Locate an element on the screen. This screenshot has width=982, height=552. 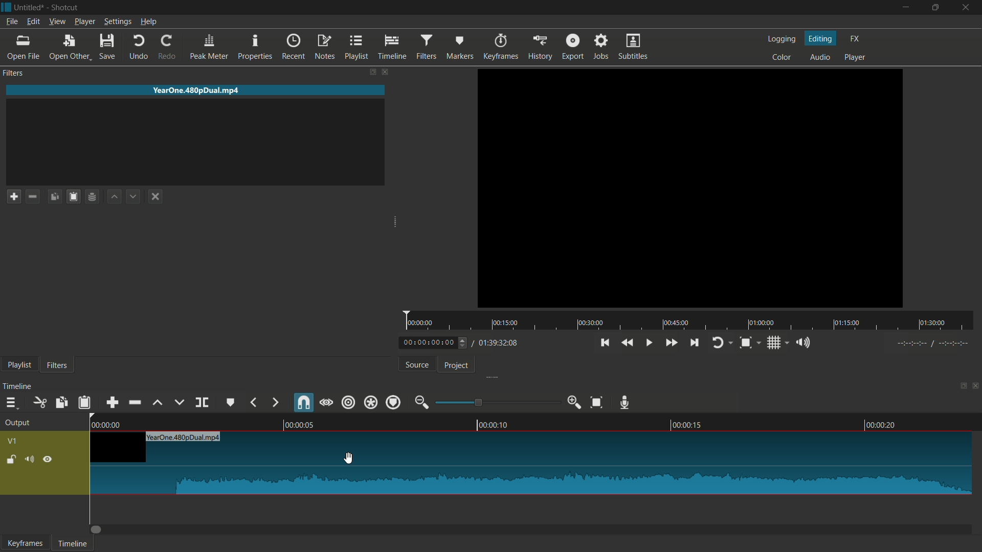
filters is located at coordinates (426, 47).